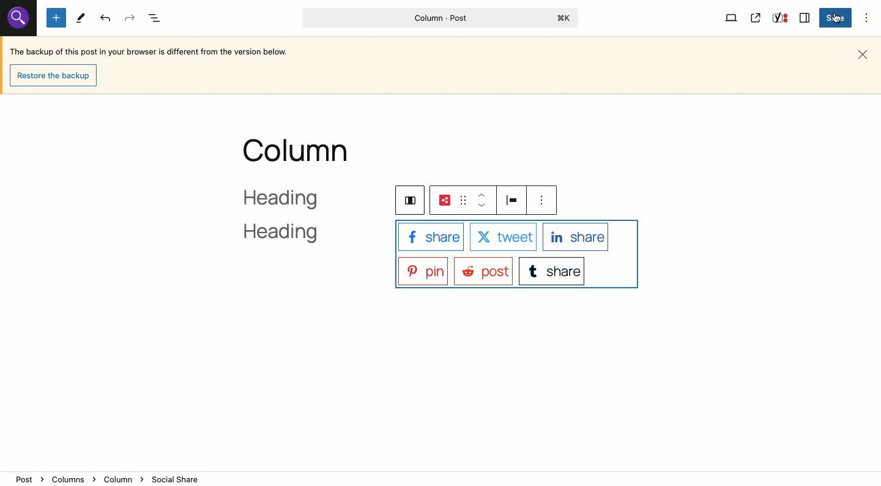 The height and width of the screenshot is (486, 881). Describe the element at coordinates (514, 200) in the screenshot. I see `Justification` at that location.